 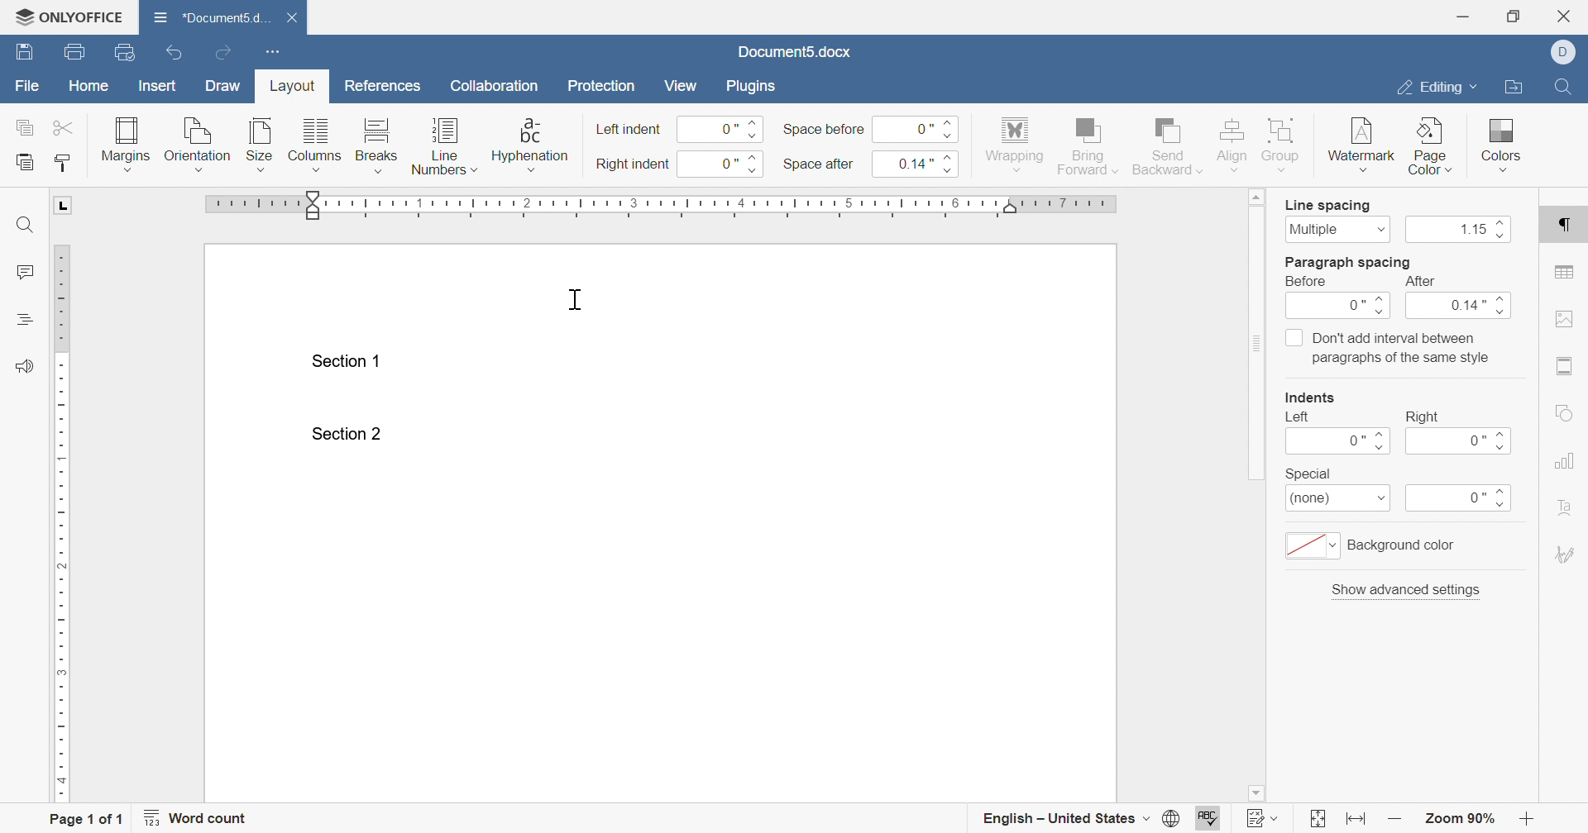 What do you see at coordinates (818, 163) in the screenshot?
I see `space after` at bounding box center [818, 163].